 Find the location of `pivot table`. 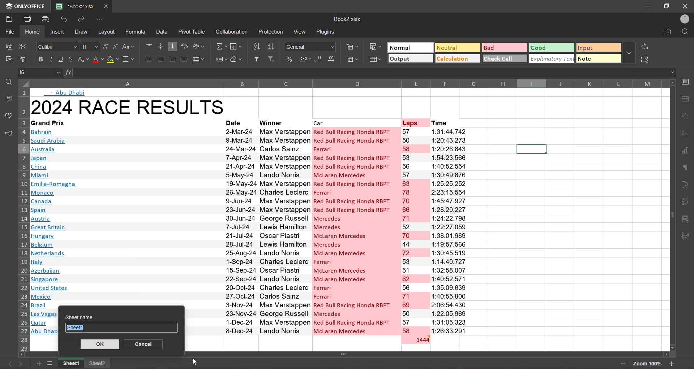

pivot table is located at coordinates (192, 31).